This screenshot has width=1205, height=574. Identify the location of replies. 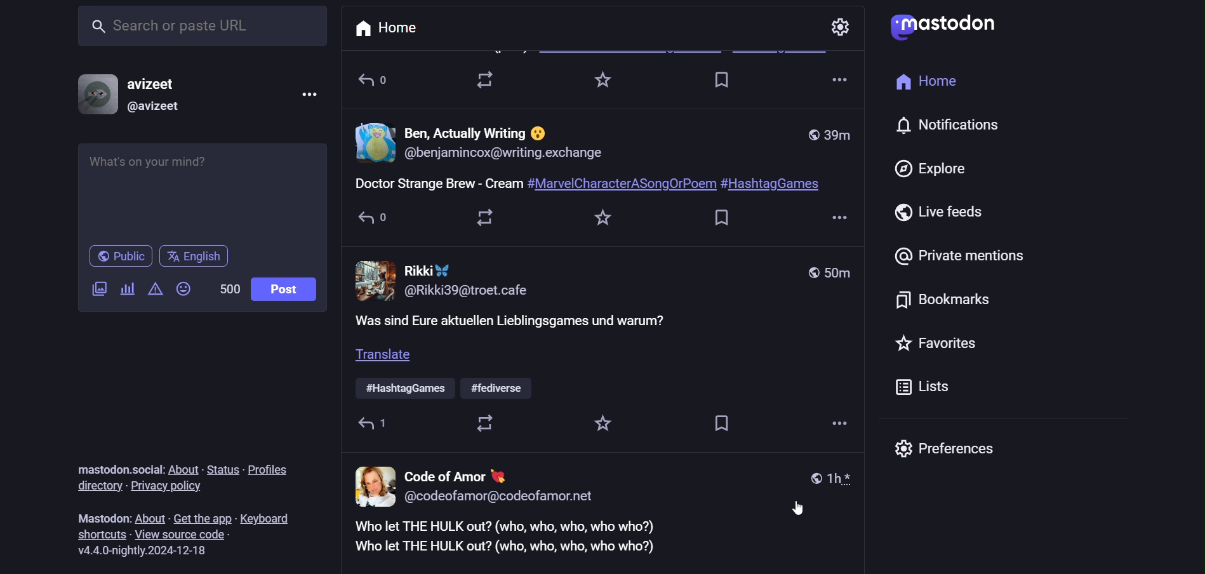
(375, 425).